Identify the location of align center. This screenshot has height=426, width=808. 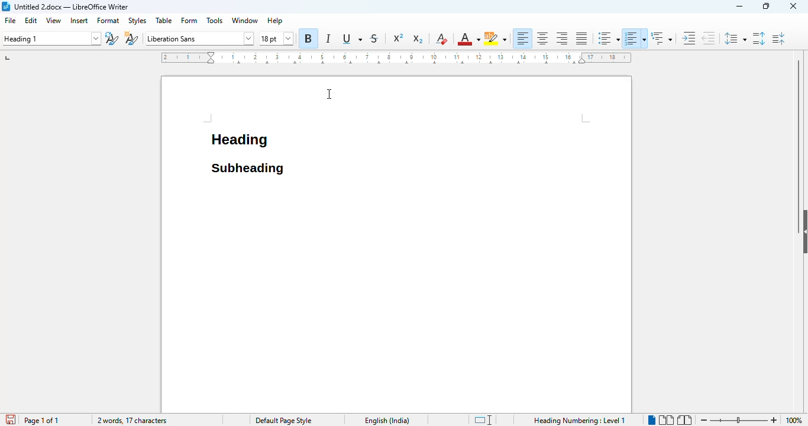
(542, 38).